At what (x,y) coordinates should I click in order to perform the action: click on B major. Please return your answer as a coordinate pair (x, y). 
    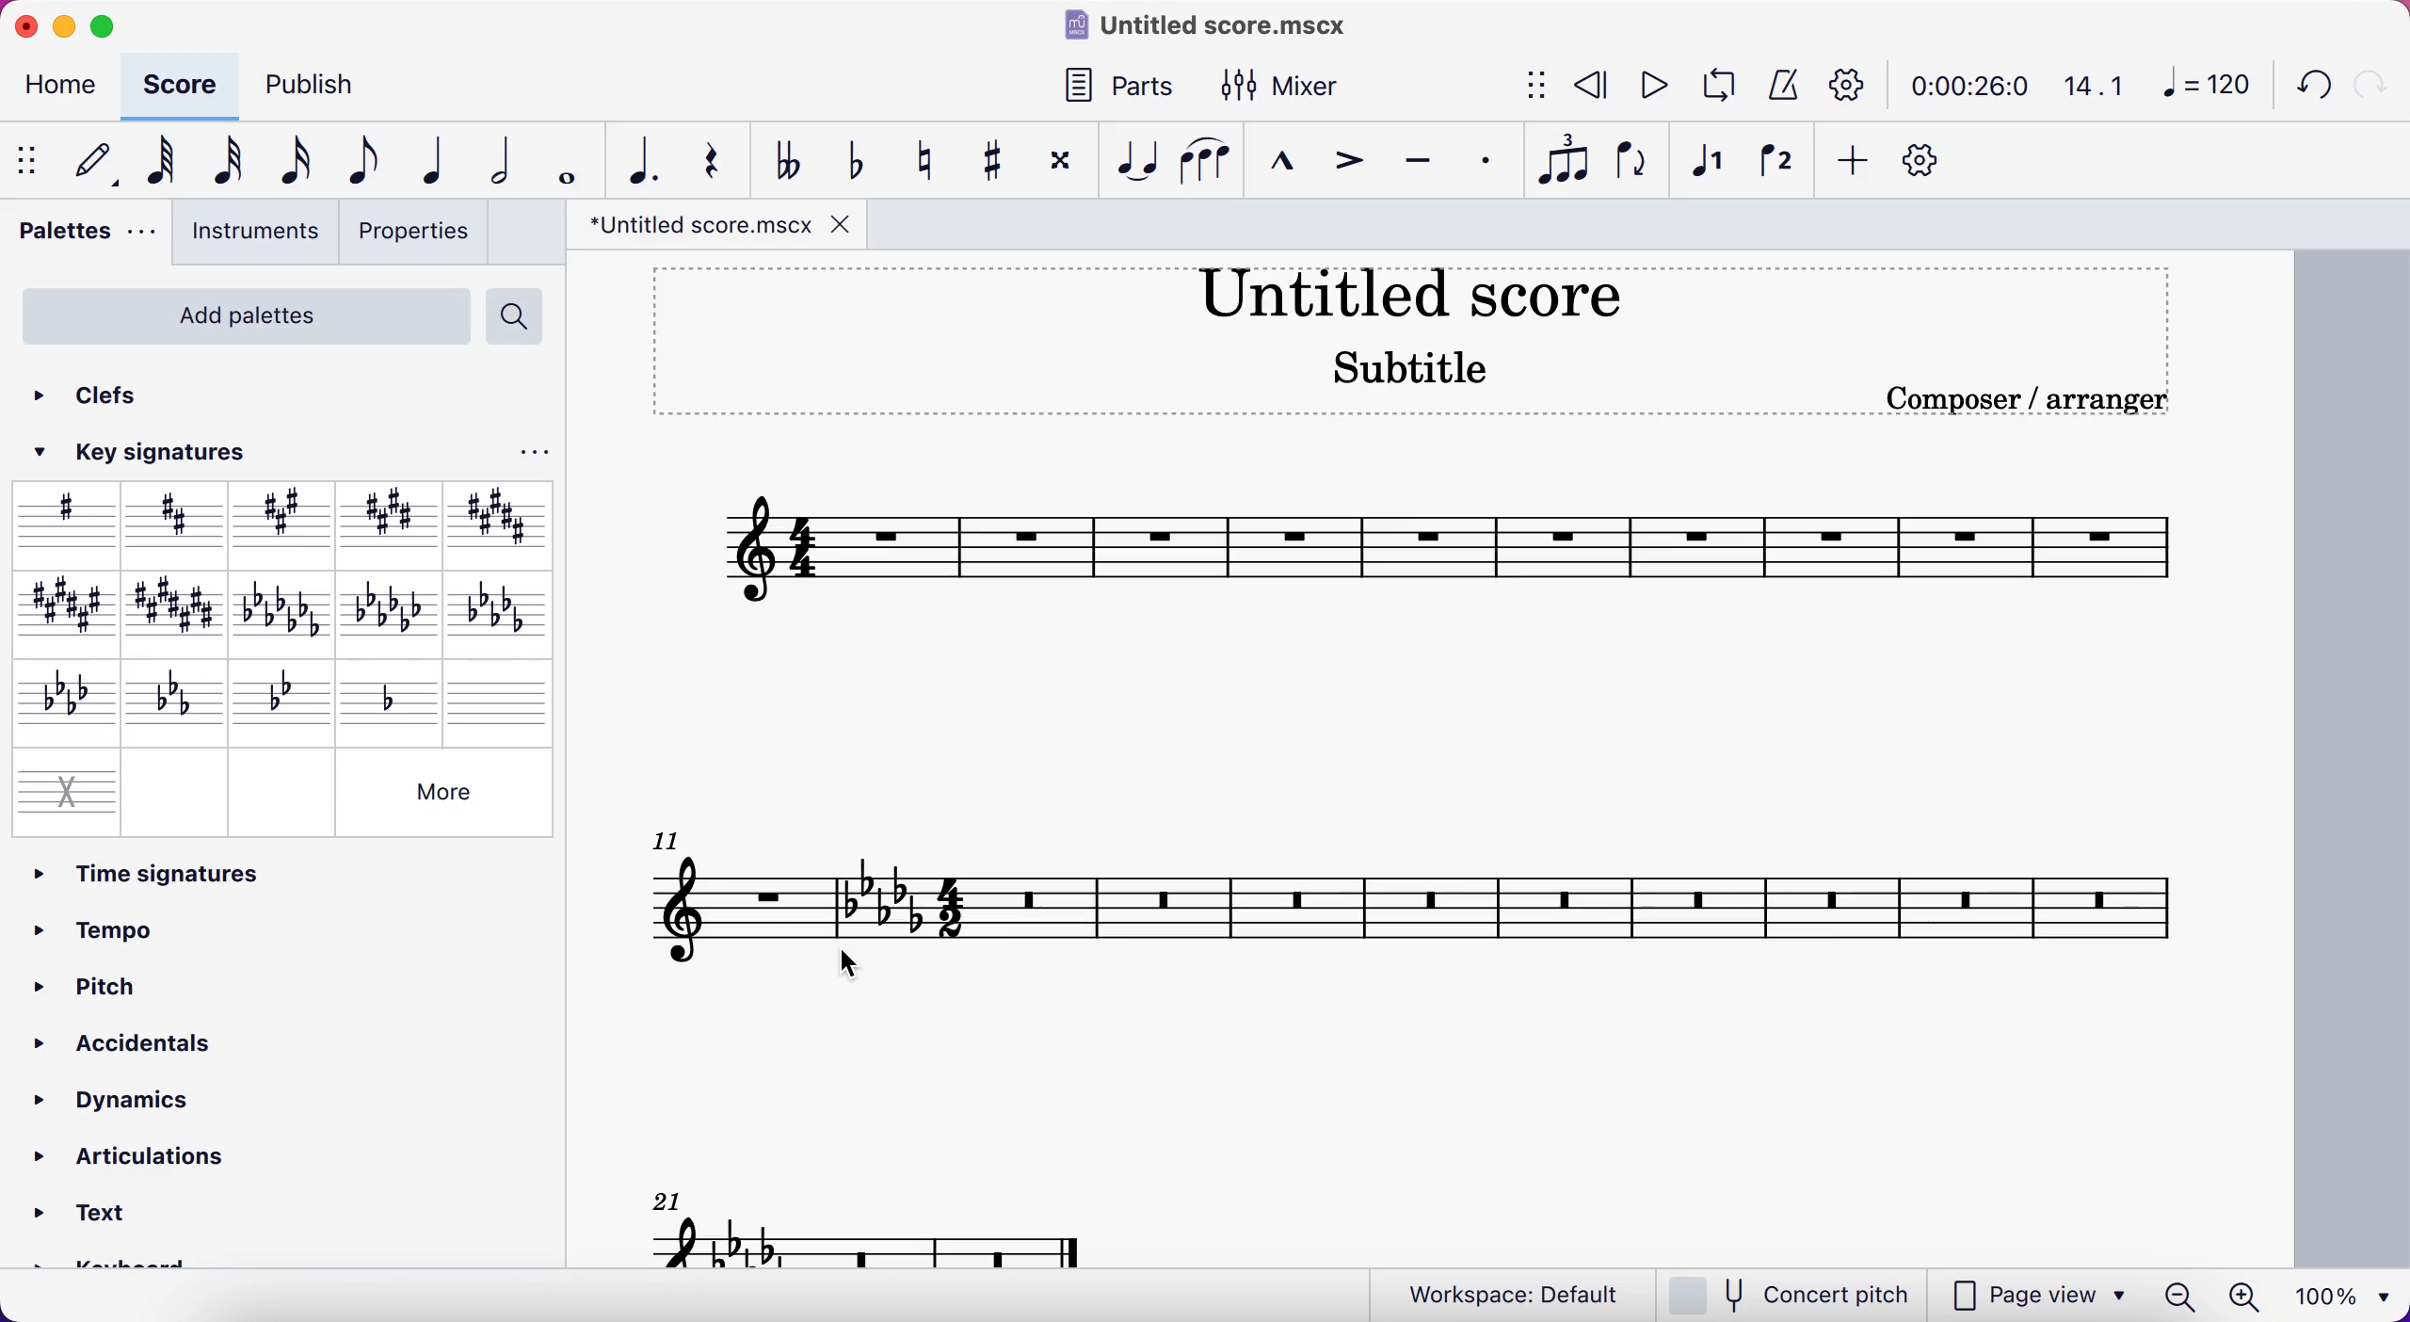
    Looking at the image, I should click on (493, 516).